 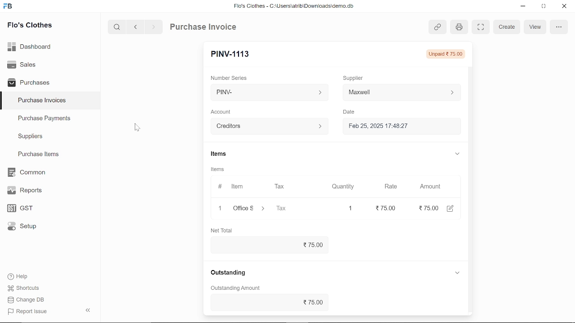 I want to click on Help, so click(x=19, y=276).